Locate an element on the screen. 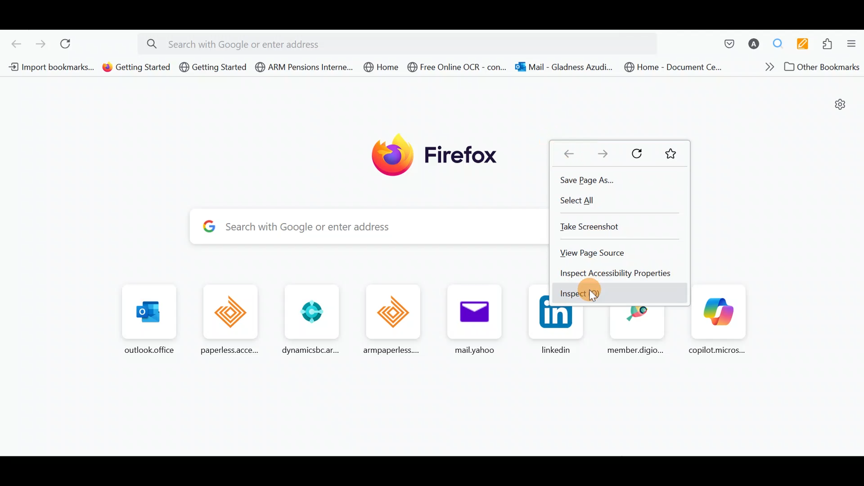  Go back one page is located at coordinates (13, 43).